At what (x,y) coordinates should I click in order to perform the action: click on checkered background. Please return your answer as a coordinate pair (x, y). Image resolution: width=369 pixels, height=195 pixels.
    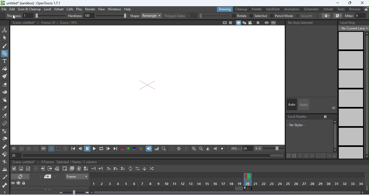
    Looking at the image, I should click on (65, 149).